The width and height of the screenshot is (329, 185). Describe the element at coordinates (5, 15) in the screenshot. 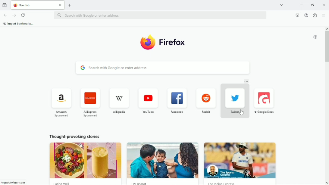

I see `go back` at that location.